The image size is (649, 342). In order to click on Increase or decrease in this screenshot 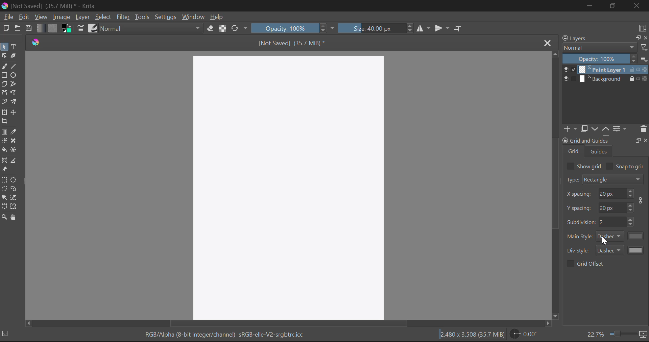, I will do `click(631, 222)`.